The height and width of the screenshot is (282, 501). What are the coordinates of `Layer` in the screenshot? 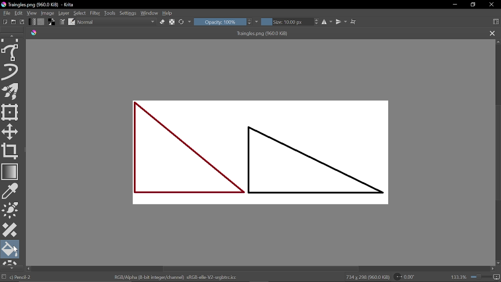 It's located at (64, 13).